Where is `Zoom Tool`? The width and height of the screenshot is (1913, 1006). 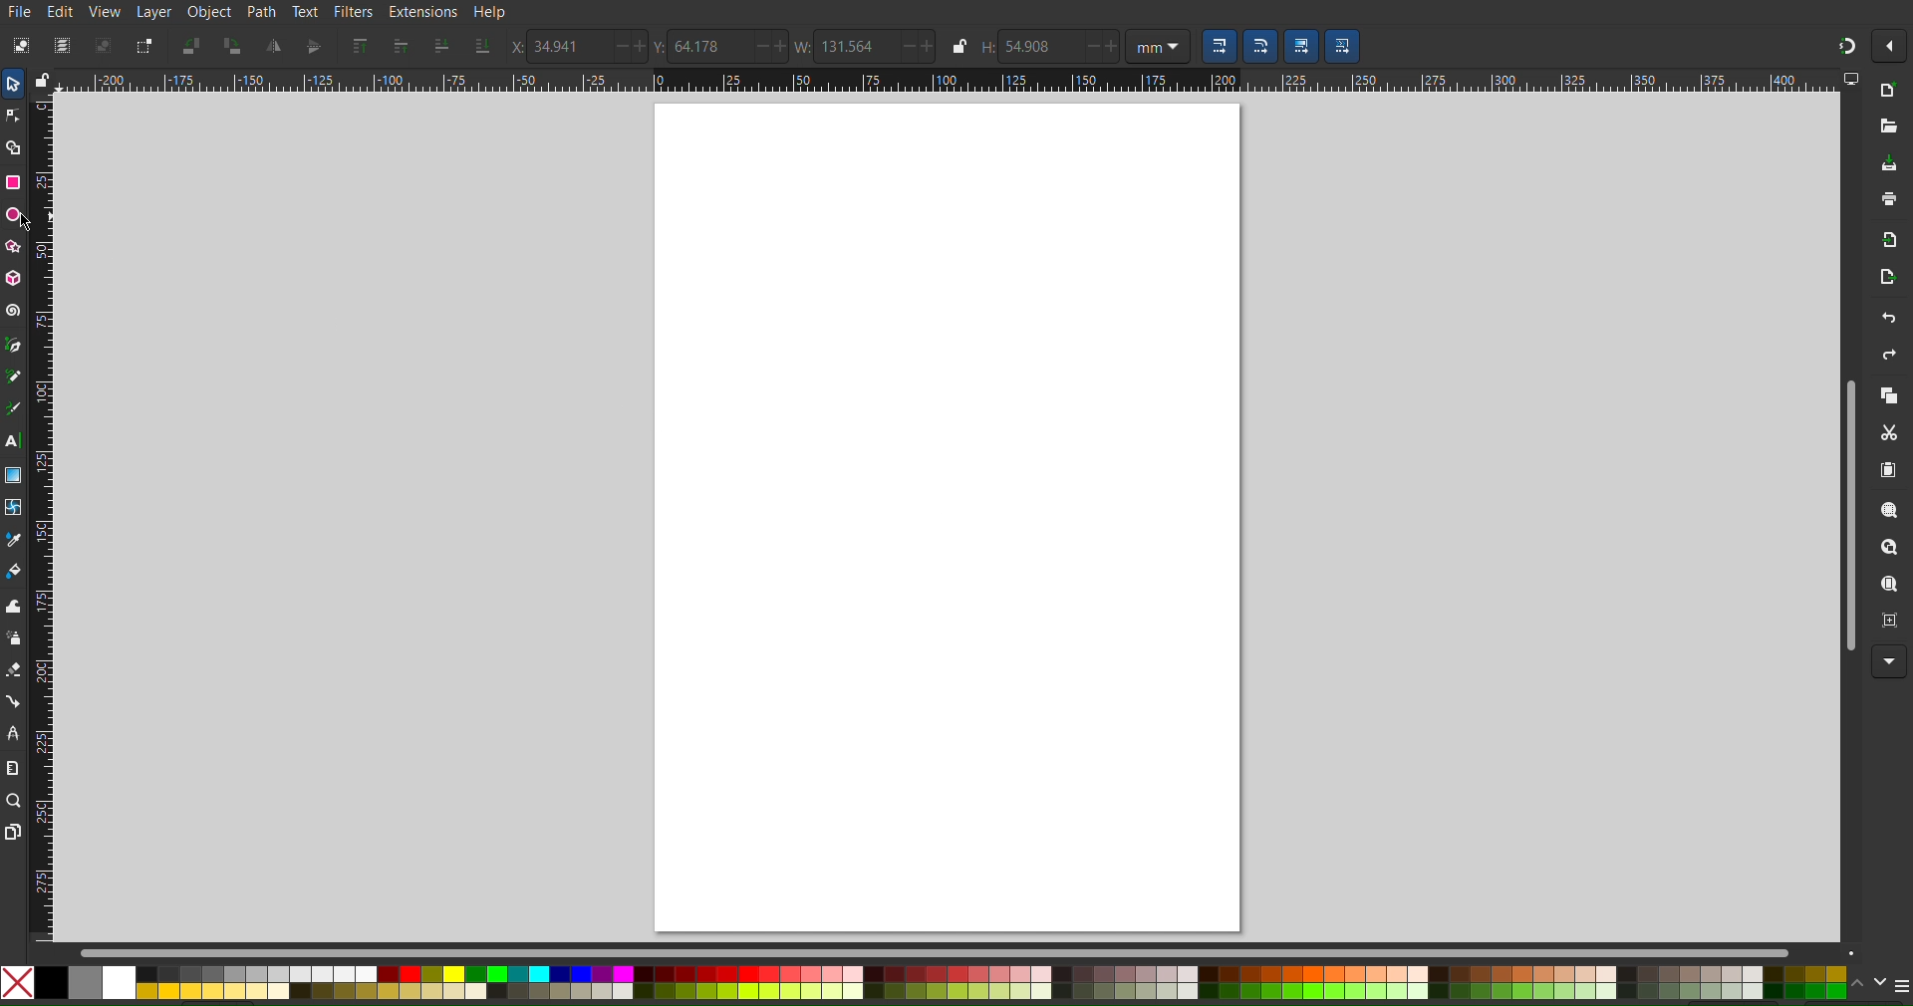
Zoom Tool is located at coordinates (12, 799).